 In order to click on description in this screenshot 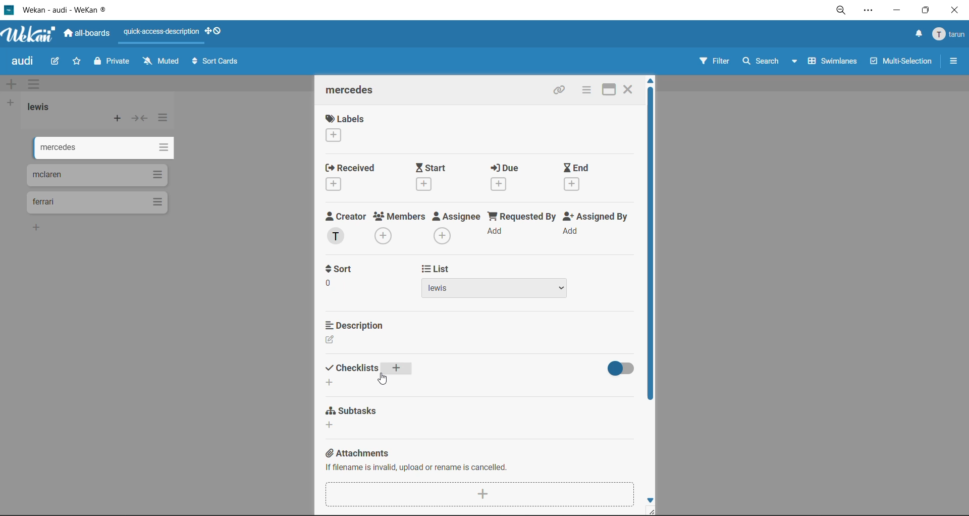, I will do `click(355, 324)`.